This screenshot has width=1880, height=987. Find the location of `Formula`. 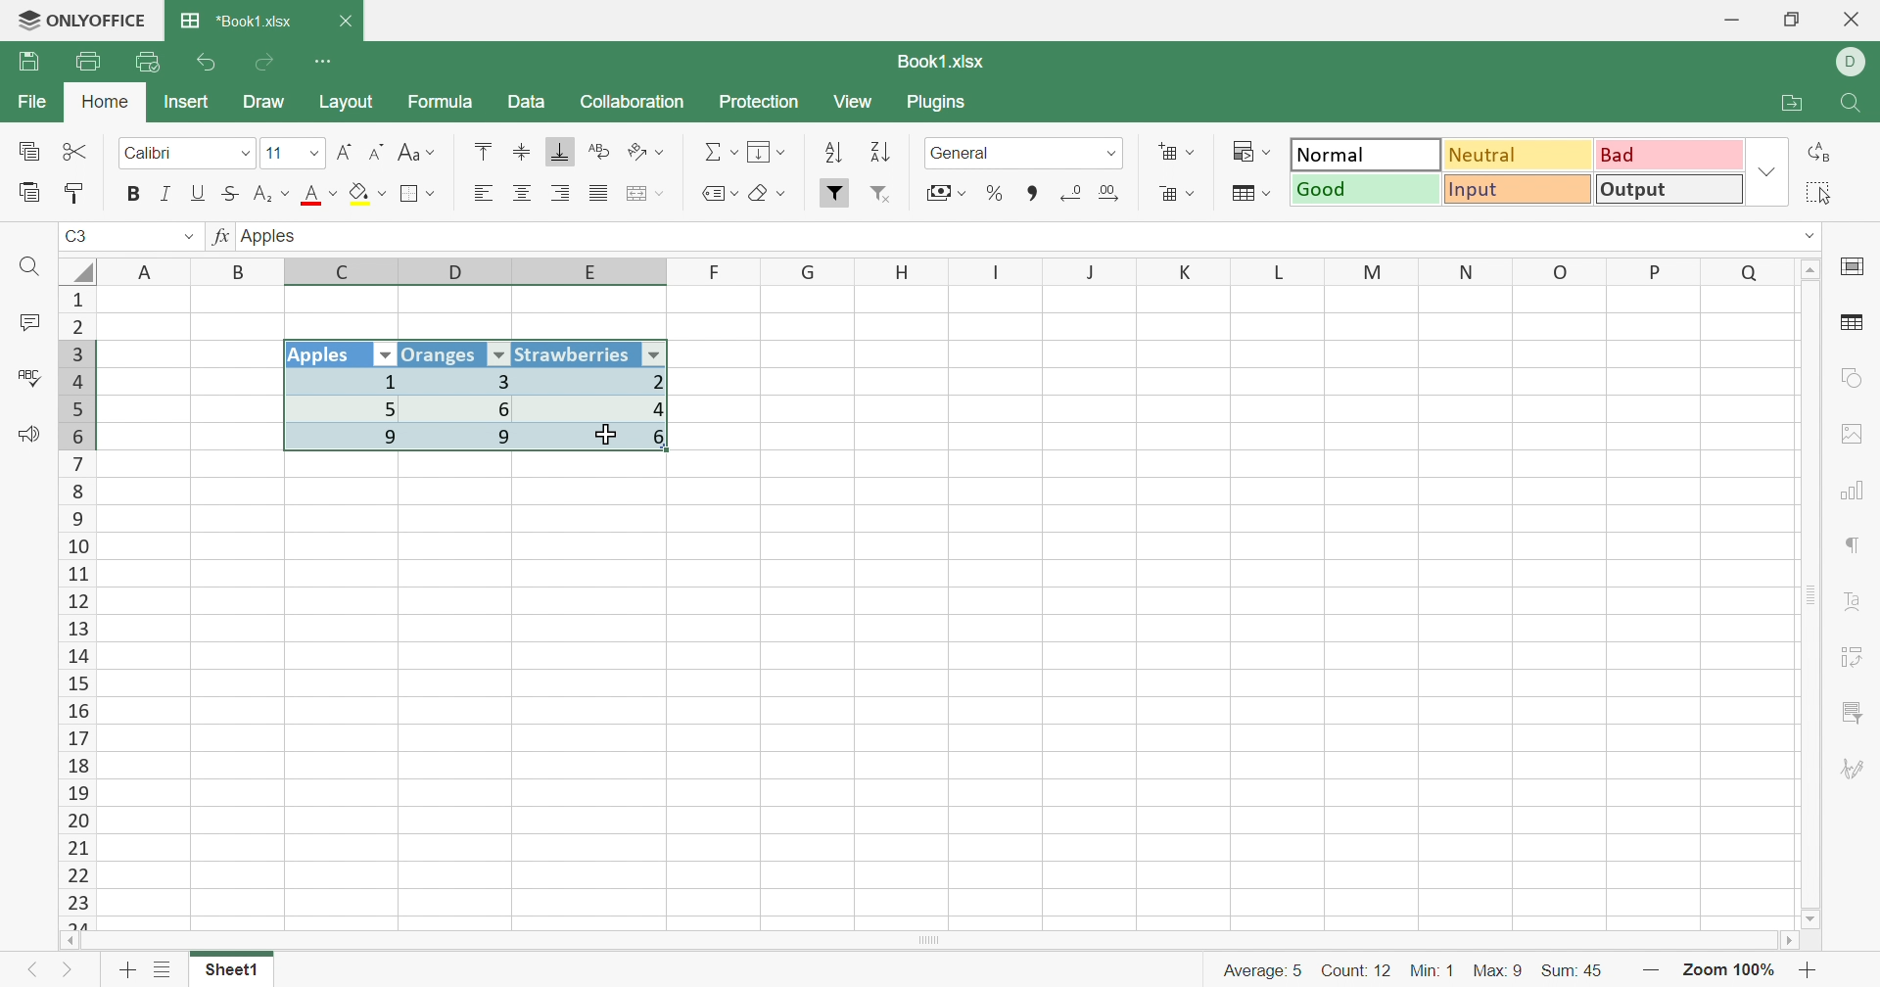

Formula is located at coordinates (439, 105).